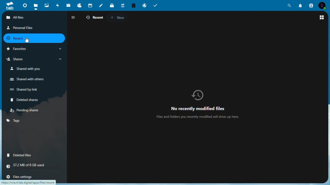 The image size is (330, 185). I want to click on Deleted files, so click(19, 155).